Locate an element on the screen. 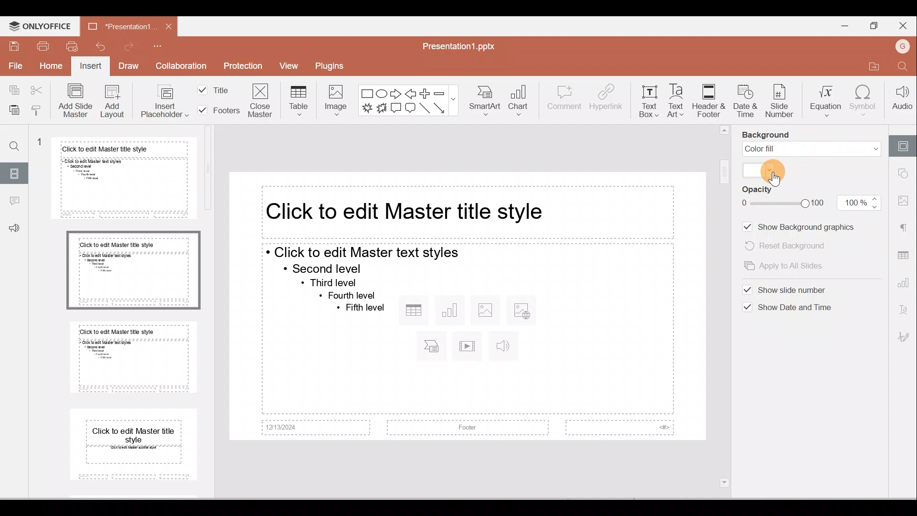 The height and width of the screenshot is (516, 917). vertical scrollbar is located at coordinates (209, 172).